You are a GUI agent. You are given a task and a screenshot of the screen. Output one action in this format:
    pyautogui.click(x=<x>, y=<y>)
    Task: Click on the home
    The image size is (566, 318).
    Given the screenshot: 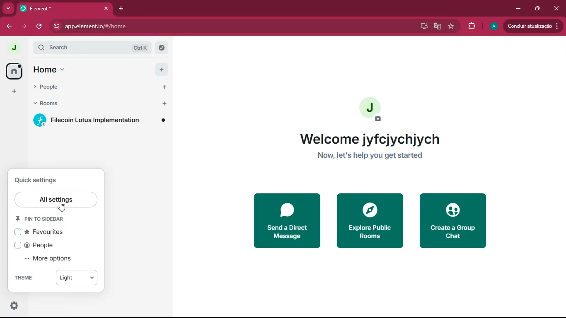 What is the action you would take?
    pyautogui.click(x=14, y=70)
    